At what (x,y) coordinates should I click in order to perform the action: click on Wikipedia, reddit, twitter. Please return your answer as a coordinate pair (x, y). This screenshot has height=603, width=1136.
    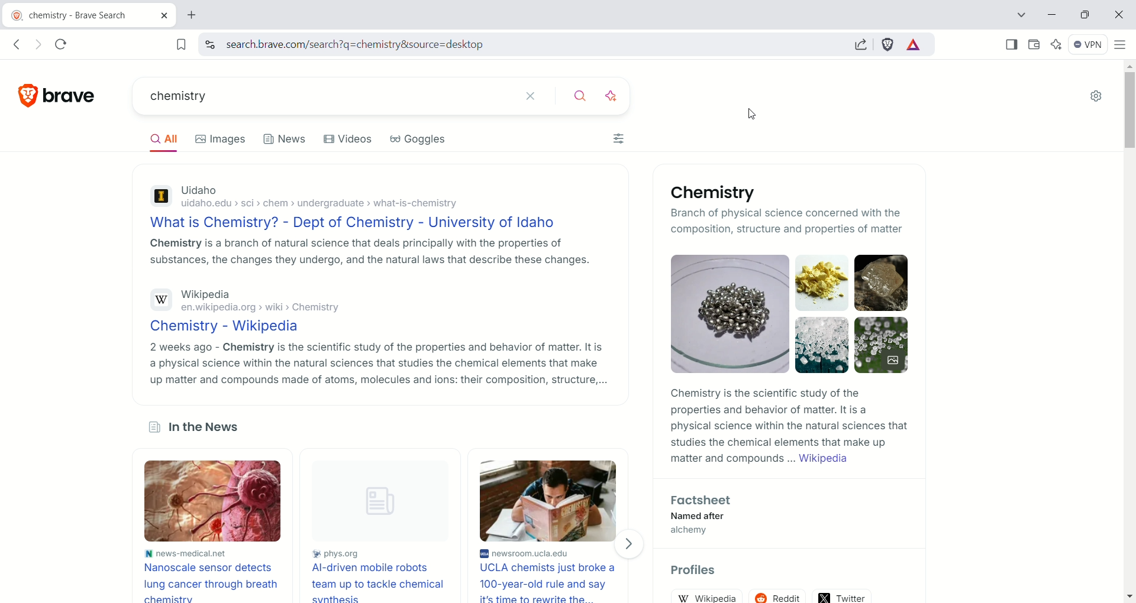
    Looking at the image, I should click on (787, 593).